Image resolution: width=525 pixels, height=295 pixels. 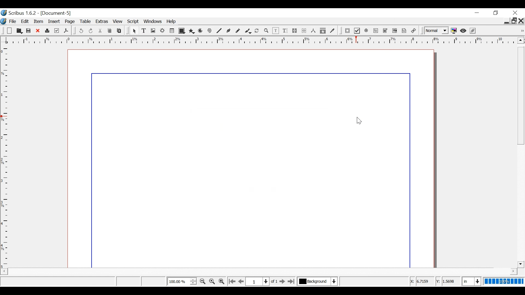 What do you see at coordinates (472, 281) in the screenshot?
I see `Current position in units` at bounding box center [472, 281].